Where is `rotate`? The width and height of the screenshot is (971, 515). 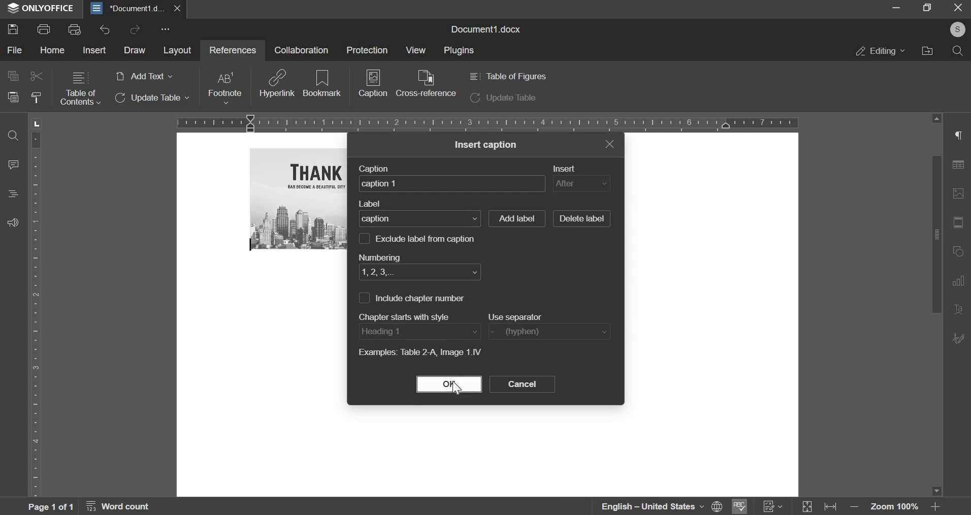
rotate is located at coordinates (960, 252).